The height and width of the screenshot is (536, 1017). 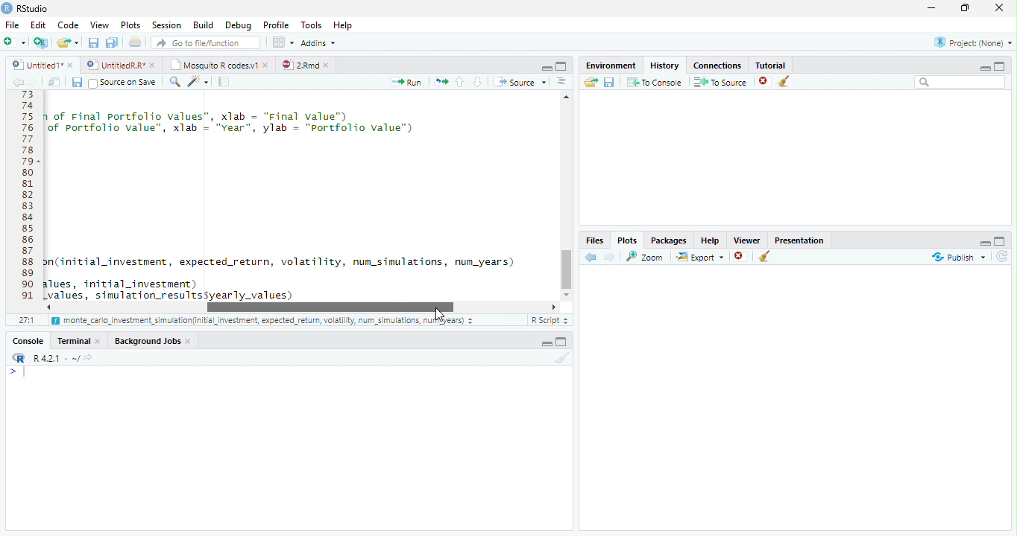 I want to click on Export, so click(x=699, y=257).